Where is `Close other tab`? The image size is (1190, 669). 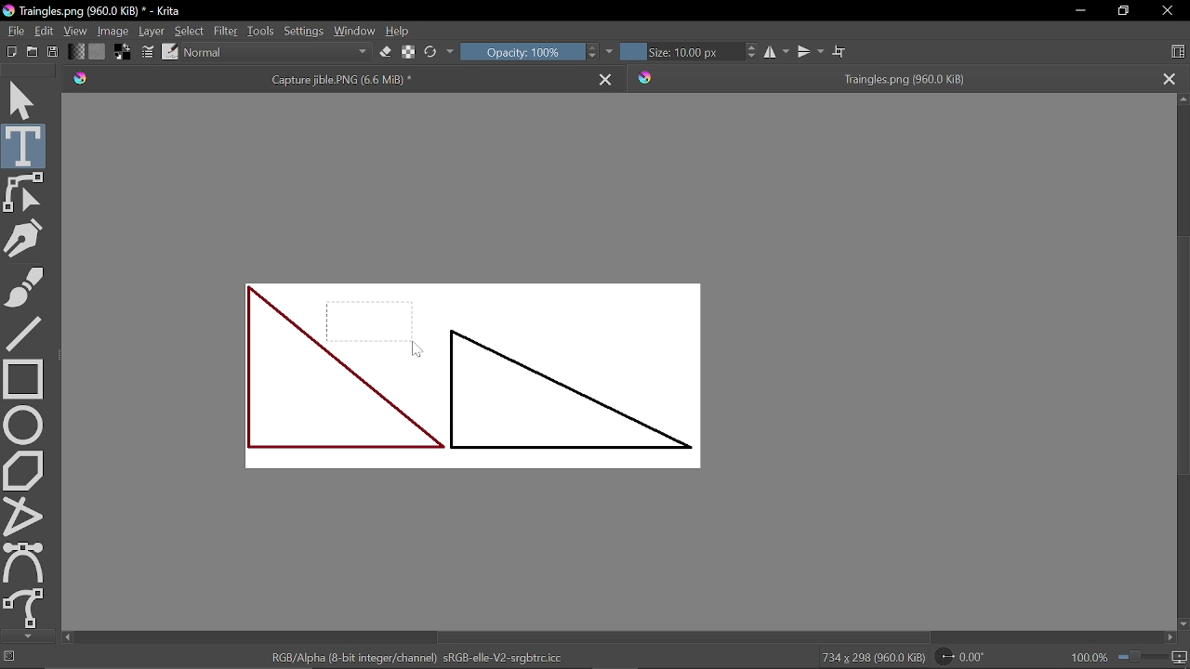
Close other tab is located at coordinates (1169, 78).